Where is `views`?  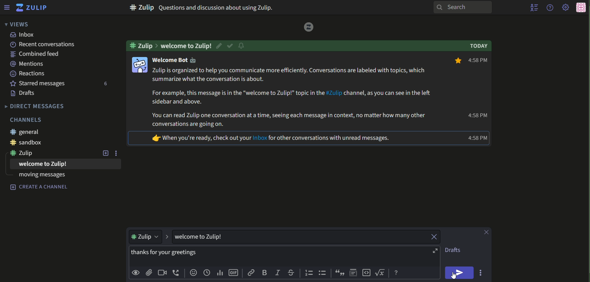 views is located at coordinates (16, 24).